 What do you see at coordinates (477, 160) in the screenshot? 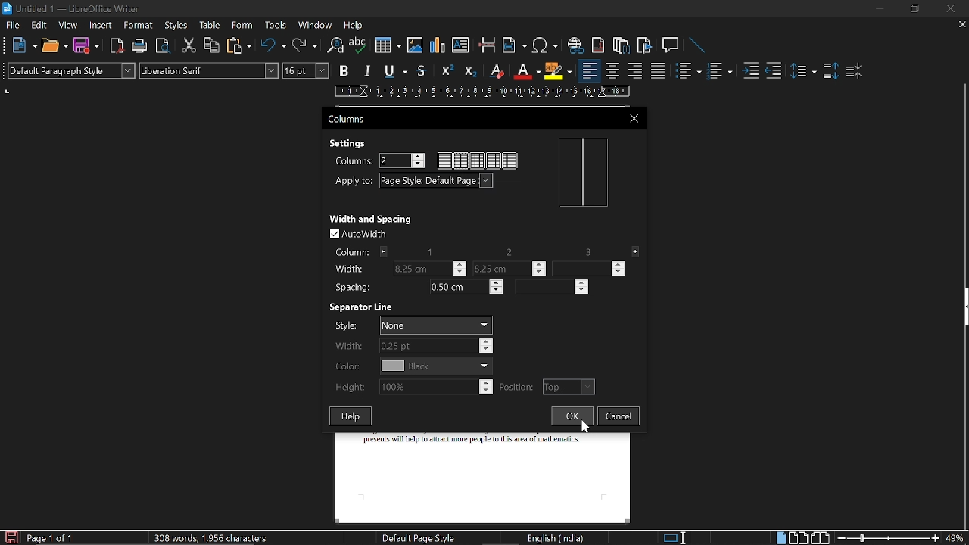
I see `Multiple column style` at bounding box center [477, 160].